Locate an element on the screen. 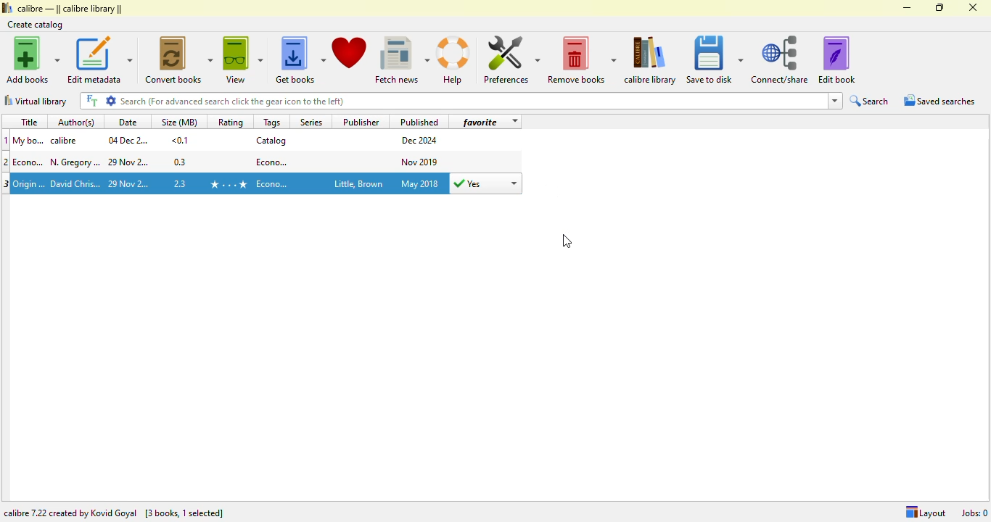 The image size is (991, 522). size(MB) is located at coordinates (178, 121).